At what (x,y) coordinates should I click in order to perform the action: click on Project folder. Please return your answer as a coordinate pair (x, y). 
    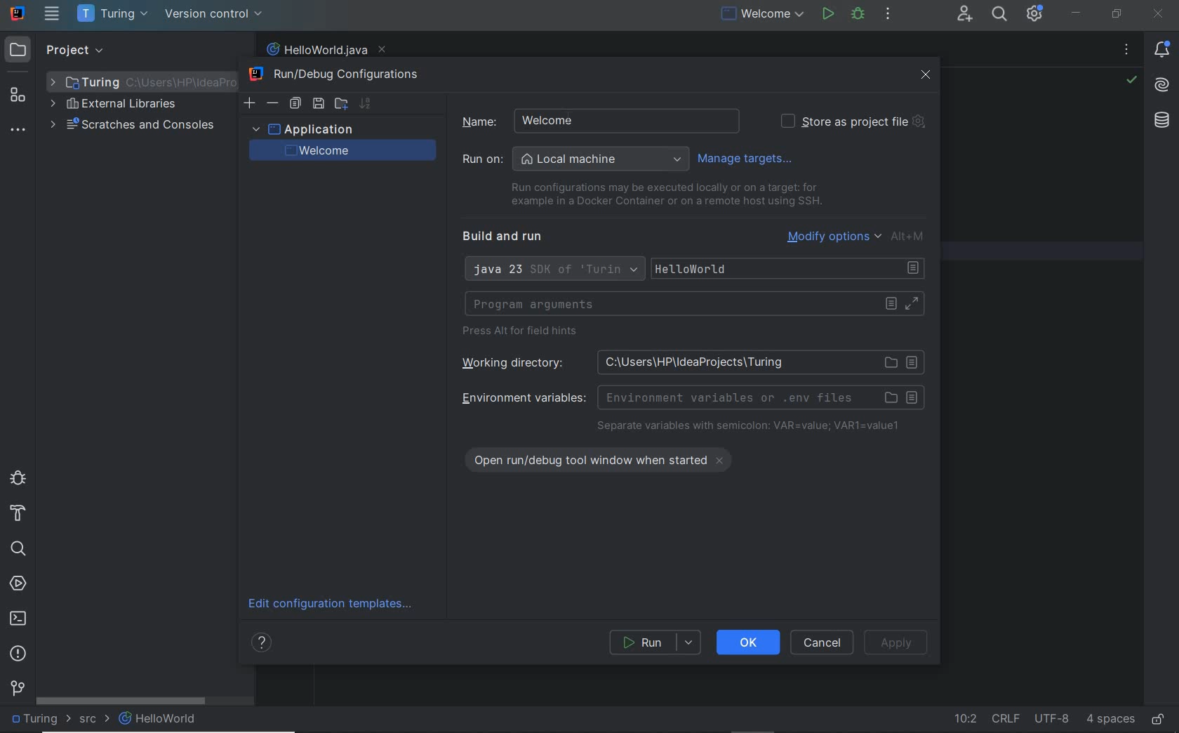
    Looking at the image, I should click on (138, 81).